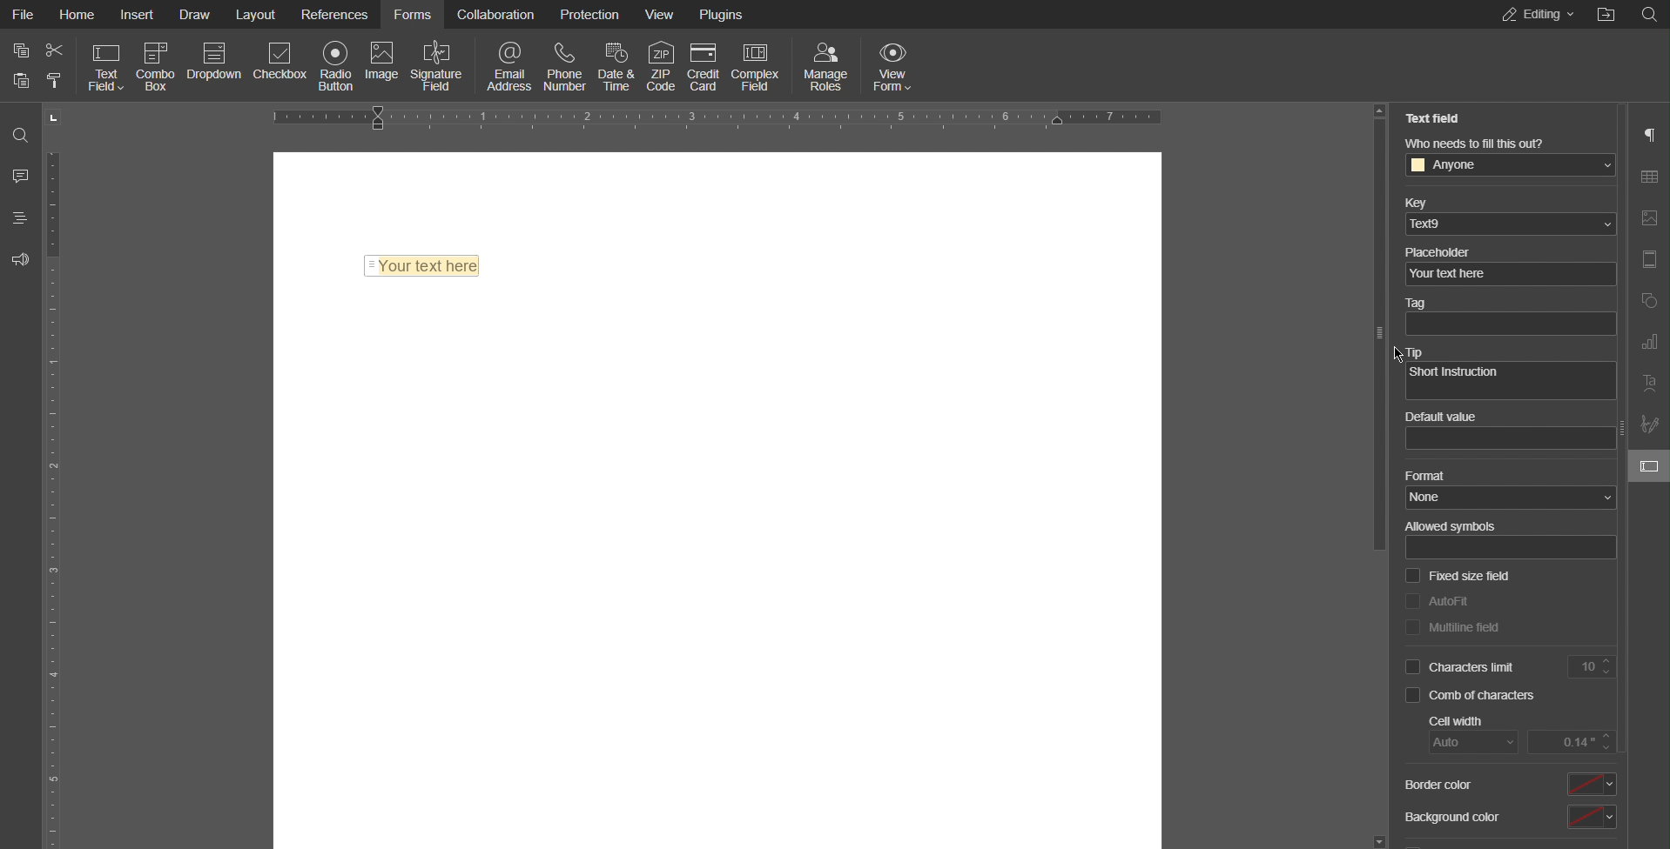  I want to click on Complex Field, so click(758, 65).